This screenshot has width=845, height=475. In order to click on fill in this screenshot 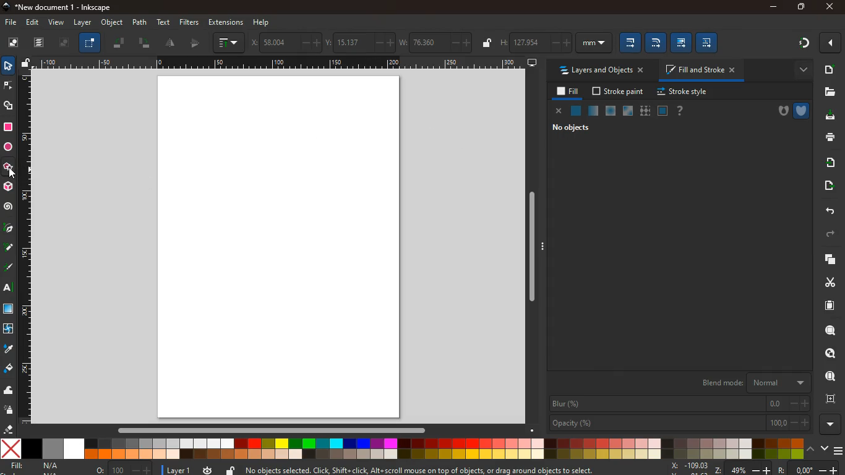, I will do `click(34, 466)`.